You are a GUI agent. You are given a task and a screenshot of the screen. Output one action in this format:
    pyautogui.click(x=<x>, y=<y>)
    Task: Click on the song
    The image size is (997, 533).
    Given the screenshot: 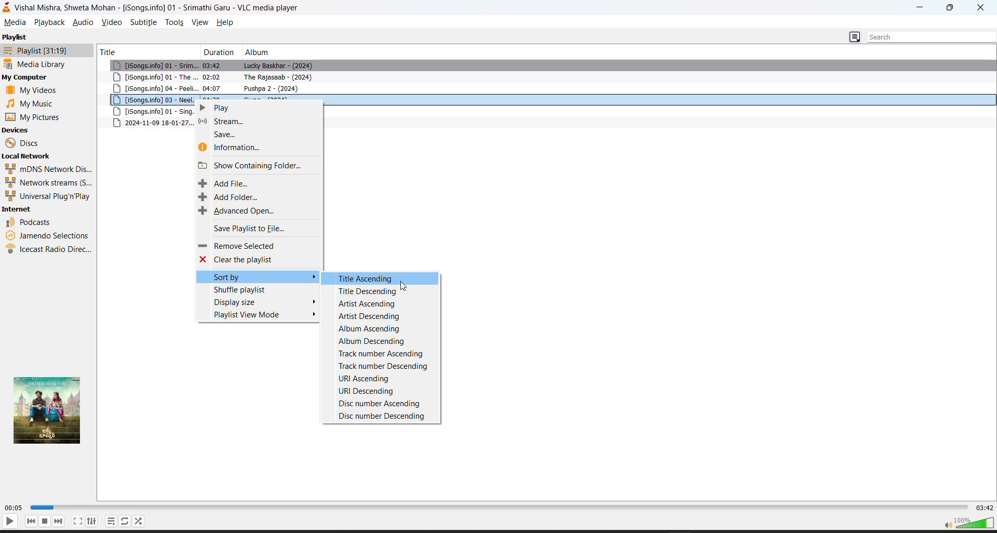 What is the action you would take?
    pyautogui.click(x=149, y=100)
    